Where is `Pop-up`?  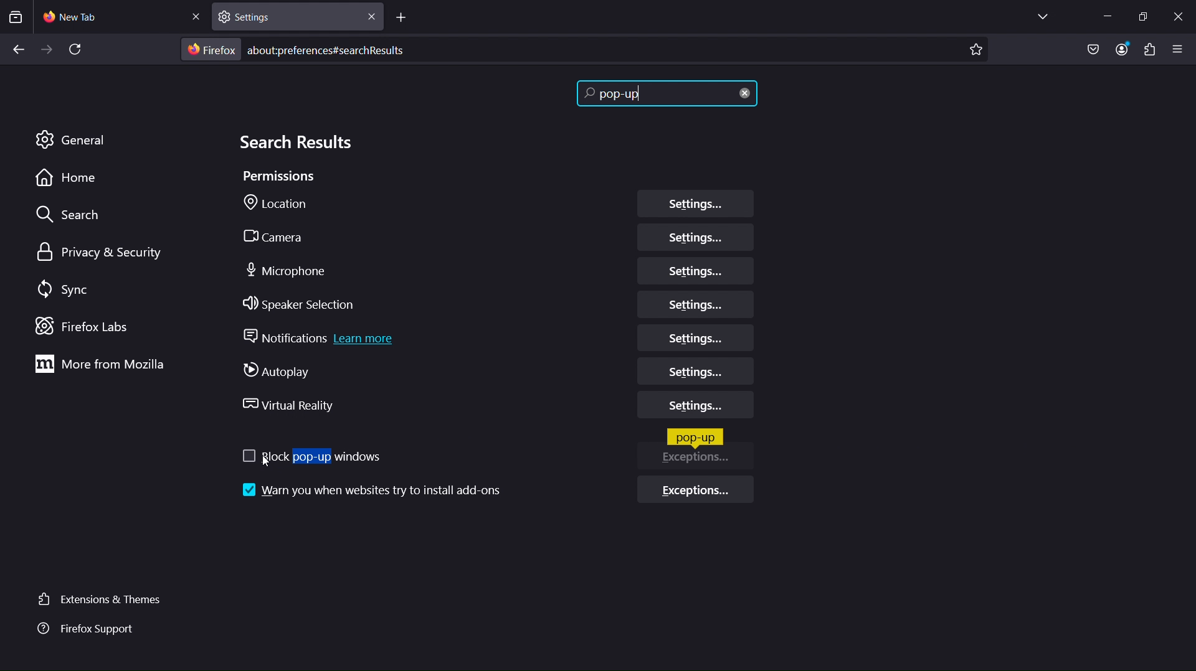
Pop-up is located at coordinates (696, 437).